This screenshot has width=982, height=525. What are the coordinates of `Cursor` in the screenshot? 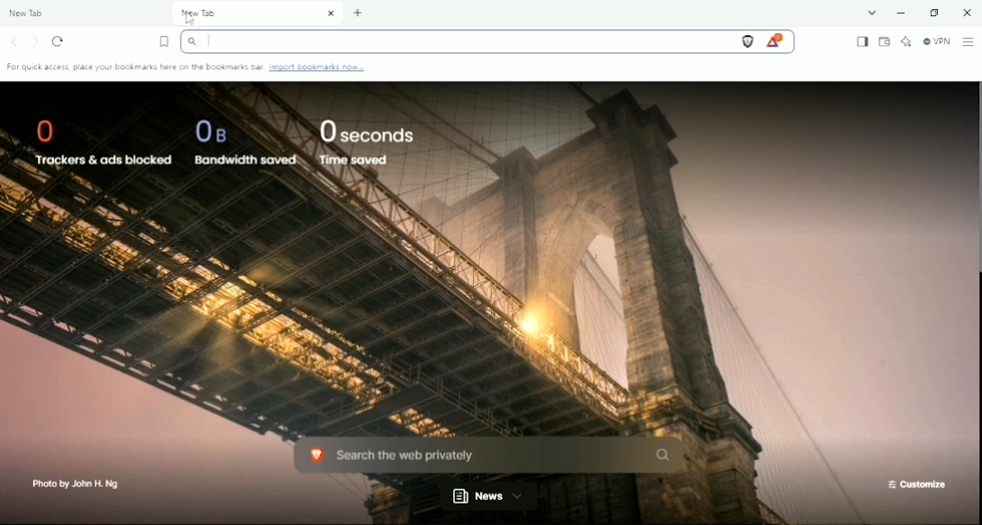 It's located at (191, 19).